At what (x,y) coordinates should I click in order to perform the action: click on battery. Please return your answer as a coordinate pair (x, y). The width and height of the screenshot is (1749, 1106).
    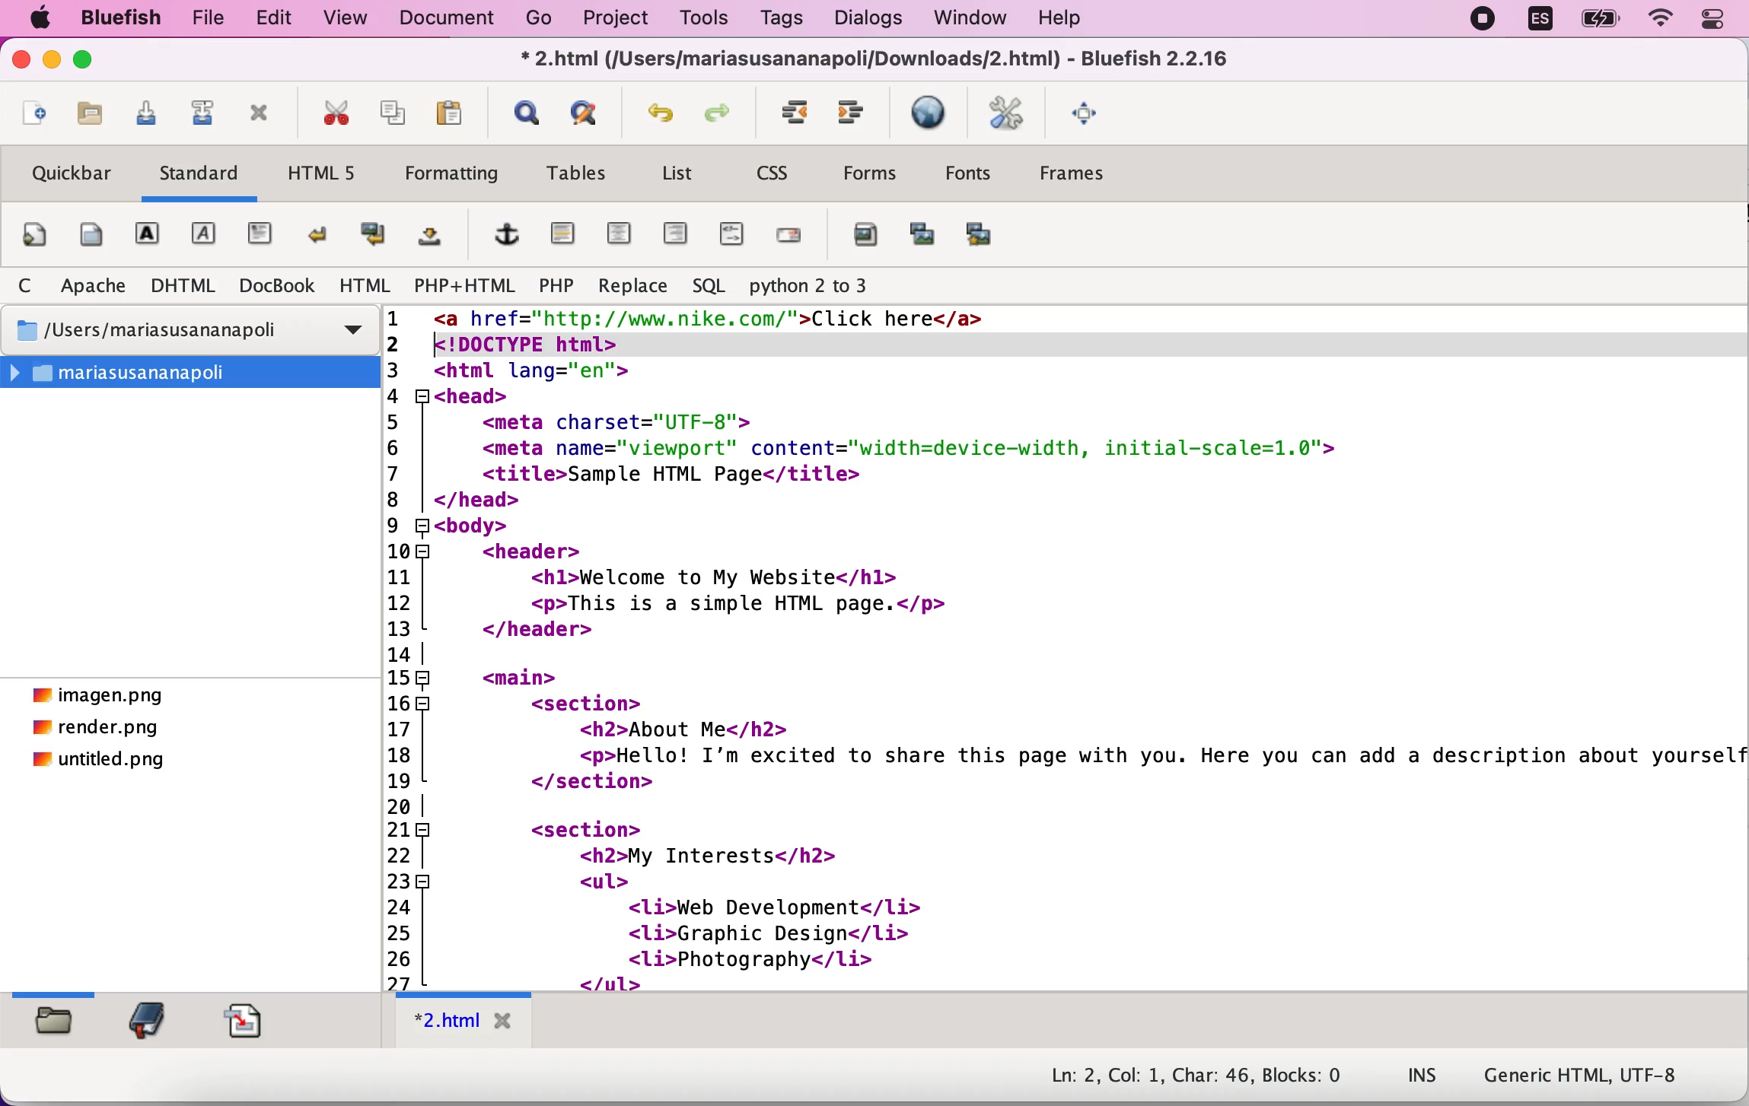
    Looking at the image, I should click on (1601, 23).